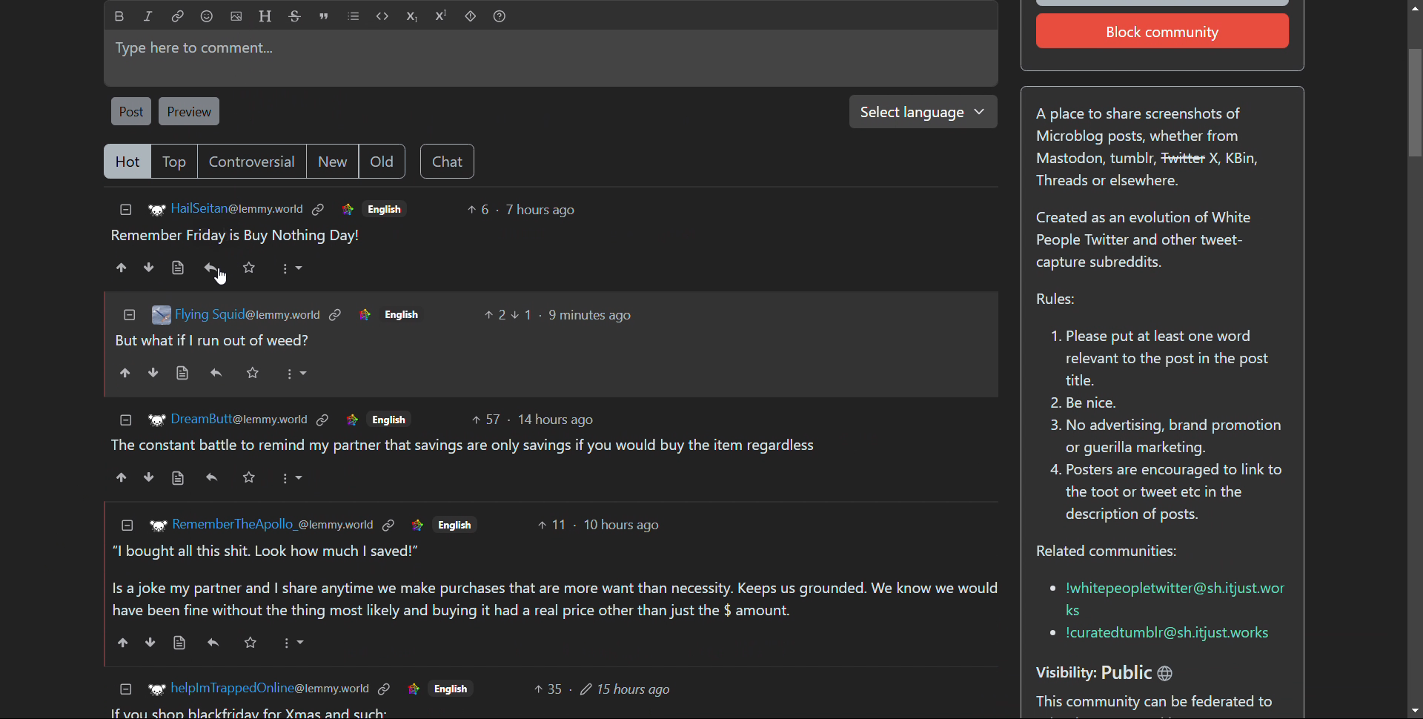  I want to click on Related communities:, so click(1116, 552).